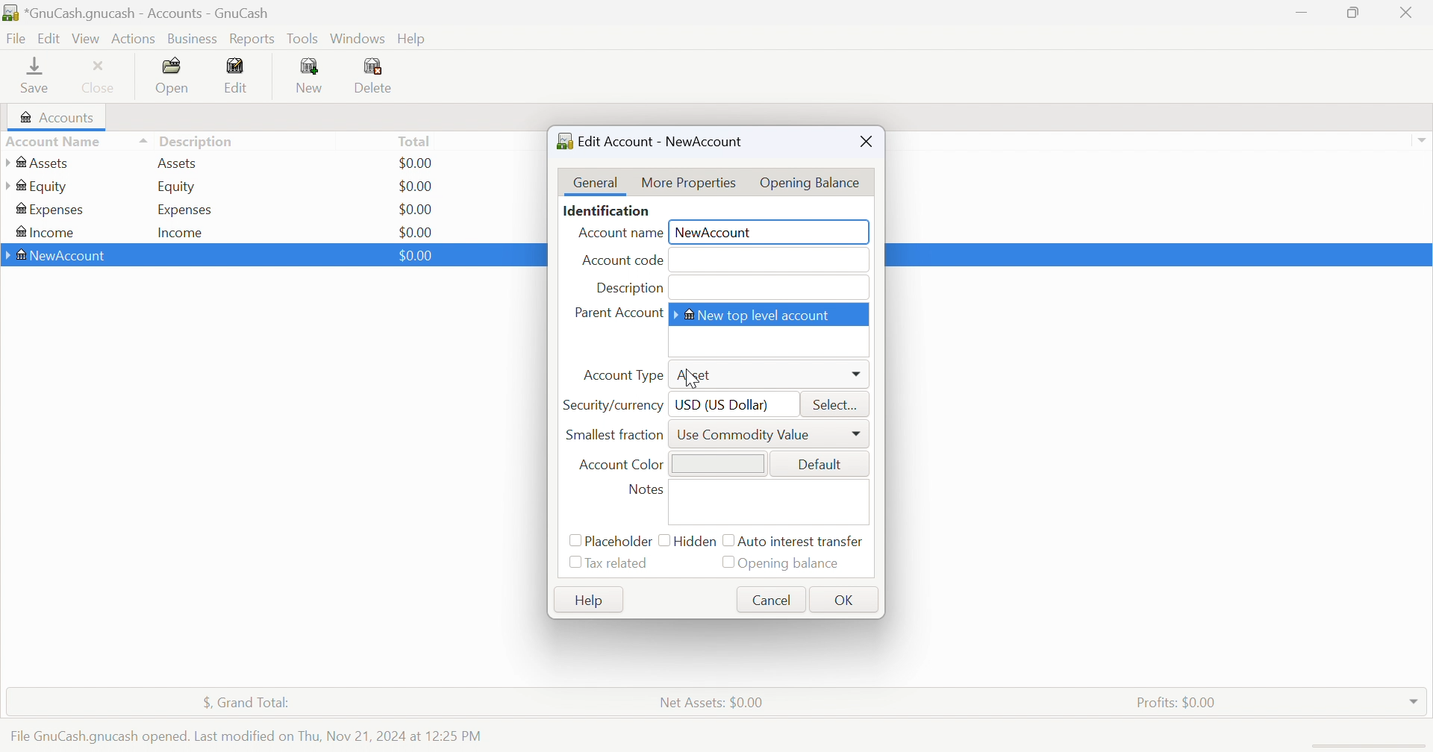  I want to click on Vies, so click(87, 38).